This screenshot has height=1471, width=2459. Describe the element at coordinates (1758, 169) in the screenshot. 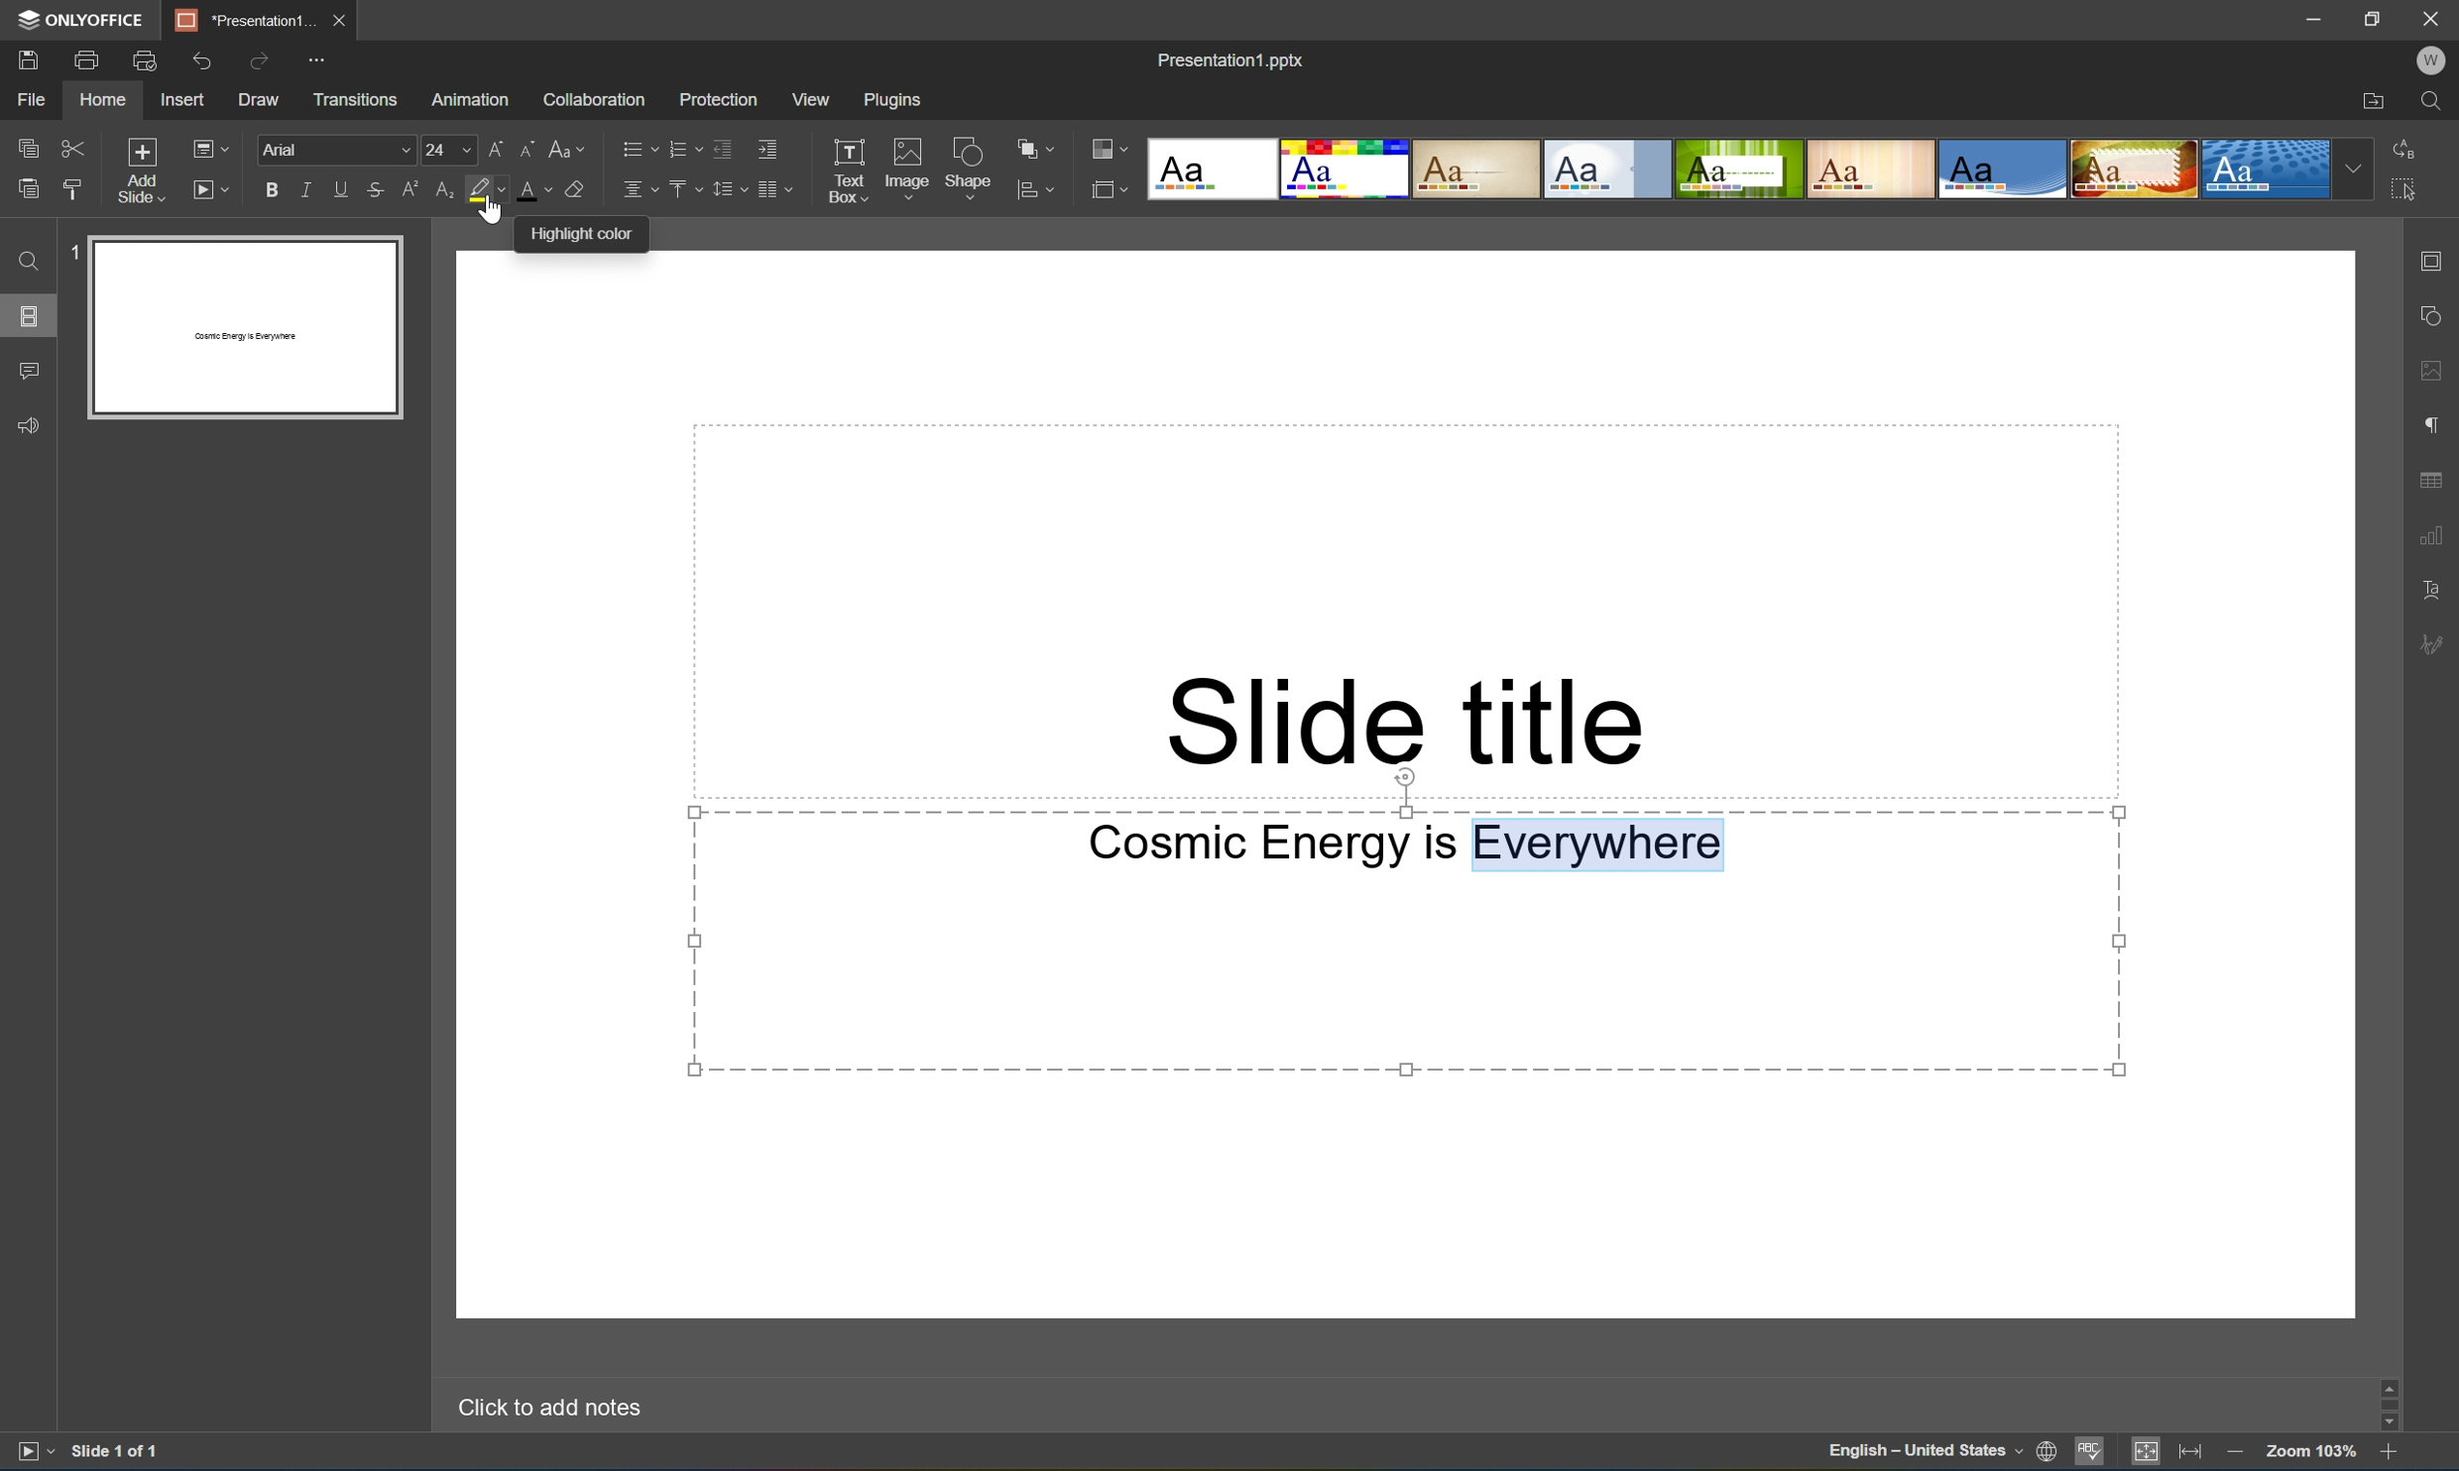

I see `Type of slides` at that location.